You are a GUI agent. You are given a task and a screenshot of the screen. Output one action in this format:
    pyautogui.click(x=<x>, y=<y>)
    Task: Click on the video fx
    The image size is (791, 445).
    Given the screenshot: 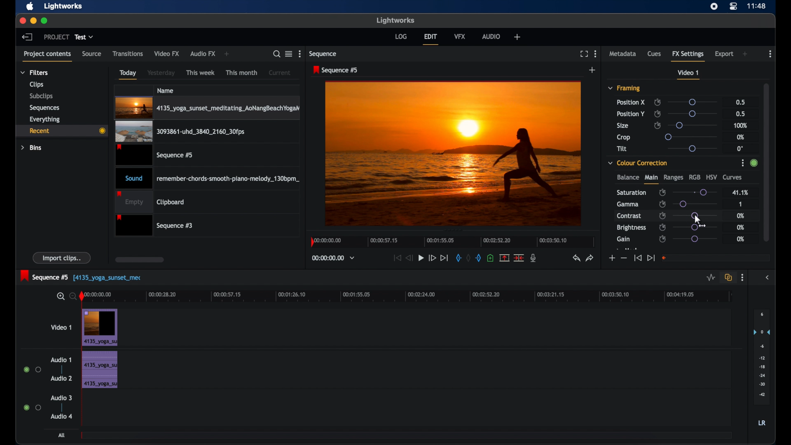 What is the action you would take?
    pyautogui.click(x=167, y=54)
    